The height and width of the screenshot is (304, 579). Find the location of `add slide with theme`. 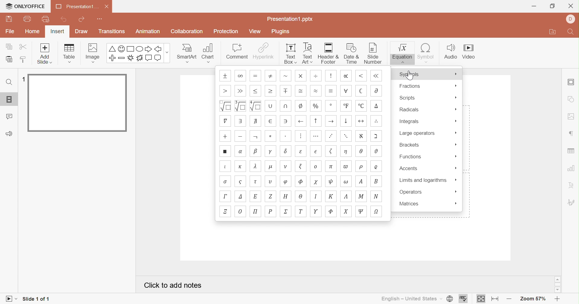

add slide with theme is located at coordinates (43, 60).